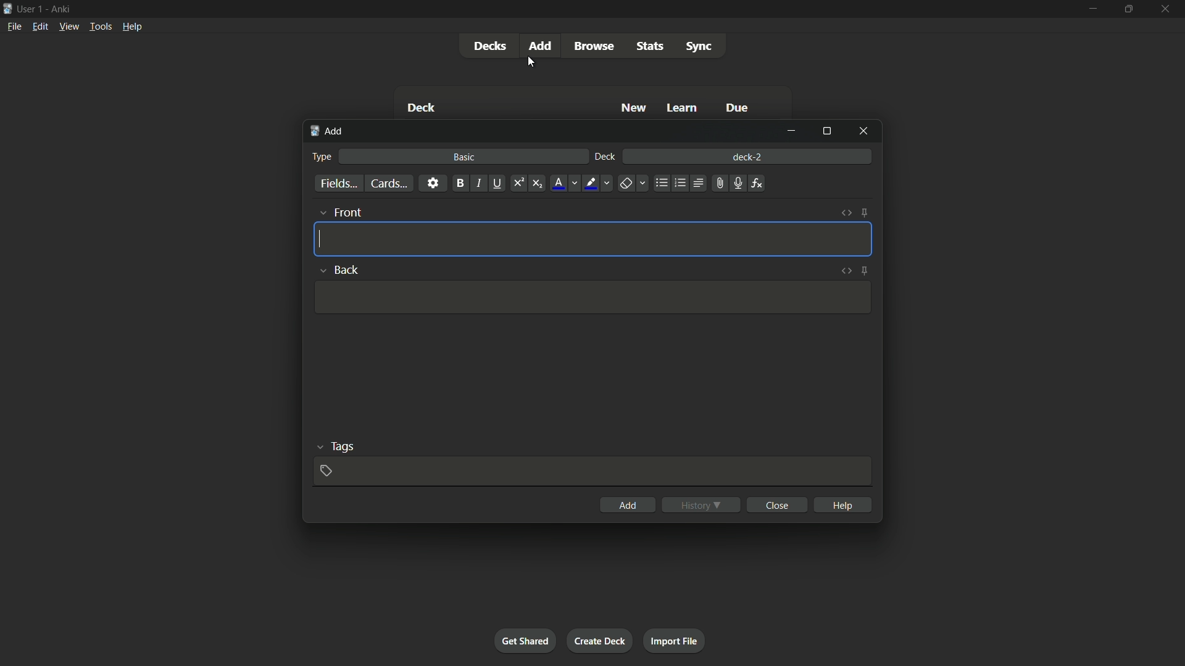 This screenshot has width=1185, height=666. I want to click on stats, so click(650, 46).